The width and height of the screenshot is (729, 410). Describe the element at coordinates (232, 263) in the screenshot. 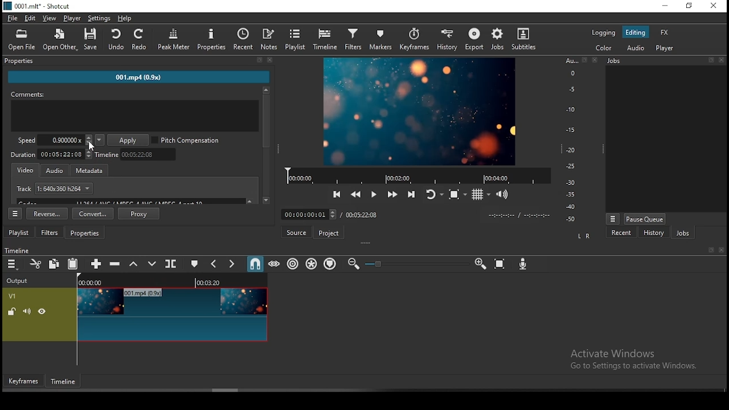

I see `next marker` at that location.